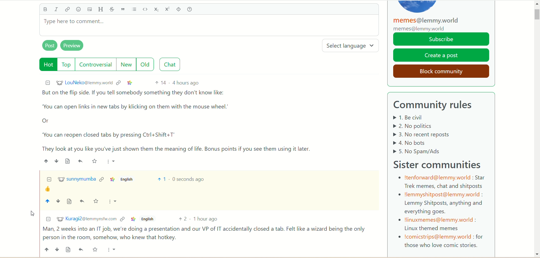  What do you see at coordinates (48, 46) in the screenshot?
I see `post` at bounding box center [48, 46].